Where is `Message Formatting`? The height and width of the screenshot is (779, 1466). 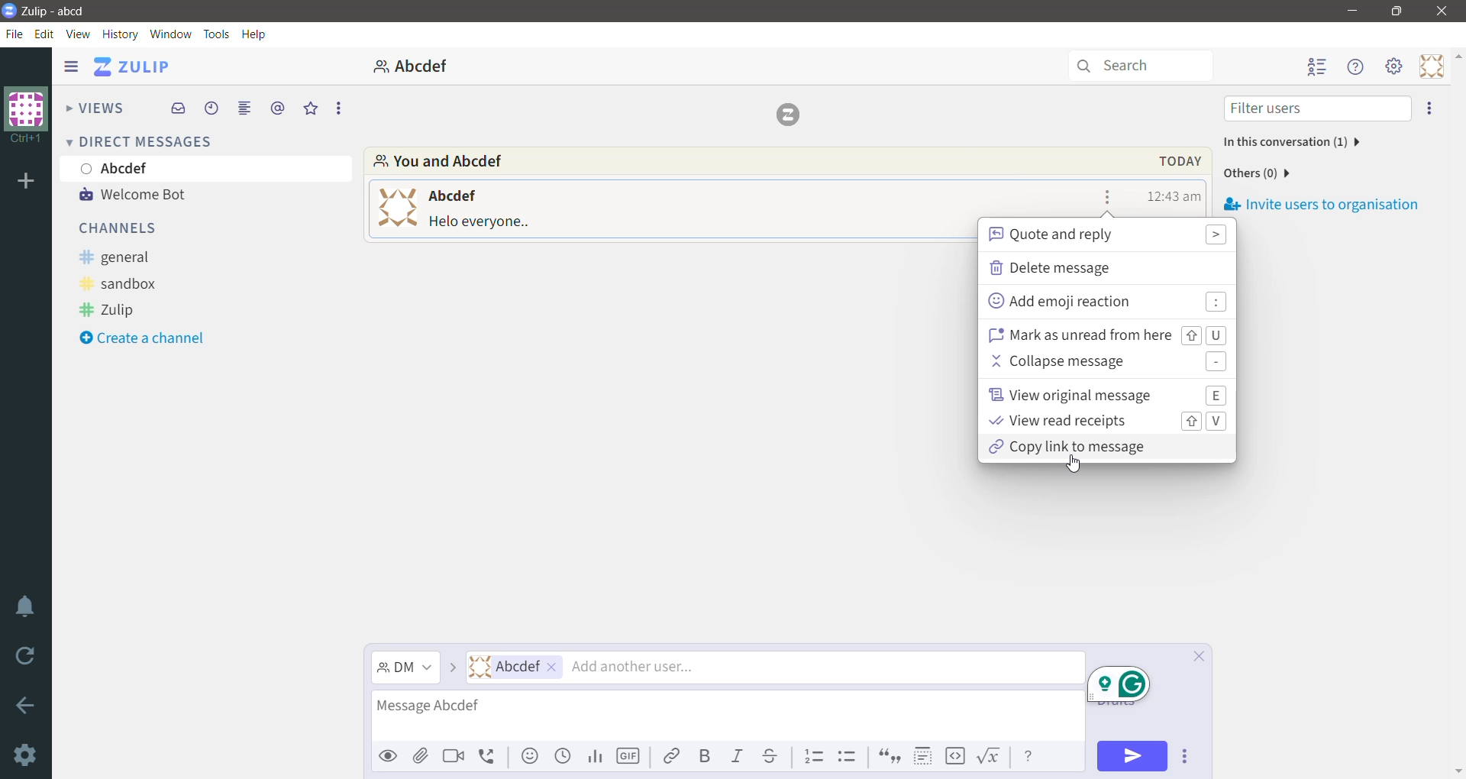
Message Formatting is located at coordinates (1032, 758).